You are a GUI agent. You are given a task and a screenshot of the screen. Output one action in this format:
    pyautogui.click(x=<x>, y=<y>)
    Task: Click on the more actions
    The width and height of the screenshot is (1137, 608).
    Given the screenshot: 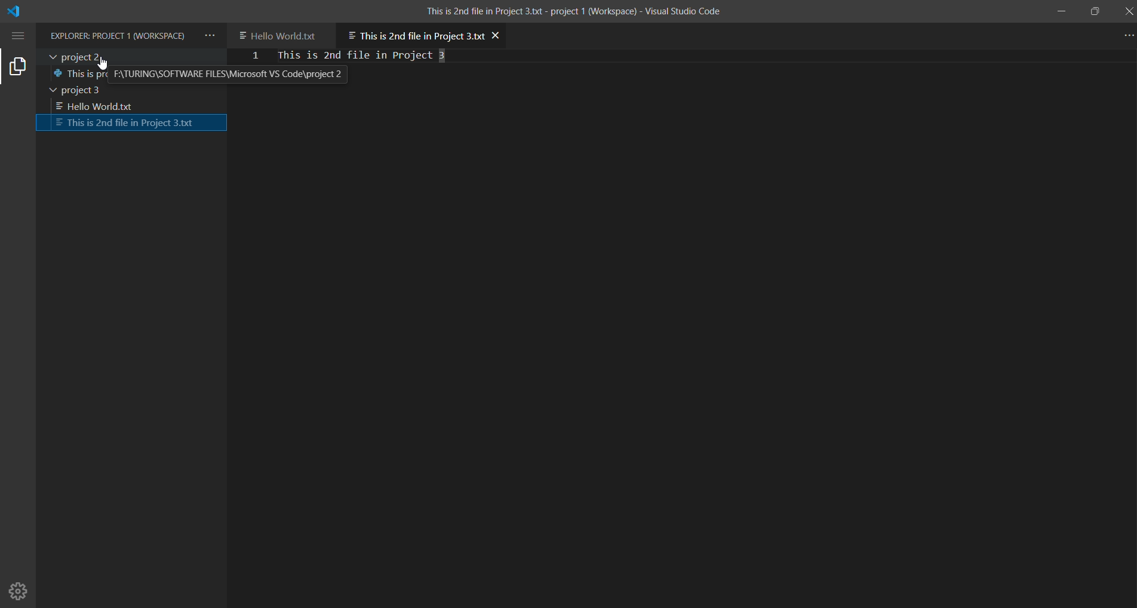 What is the action you would take?
    pyautogui.click(x=1124, y=35)
    